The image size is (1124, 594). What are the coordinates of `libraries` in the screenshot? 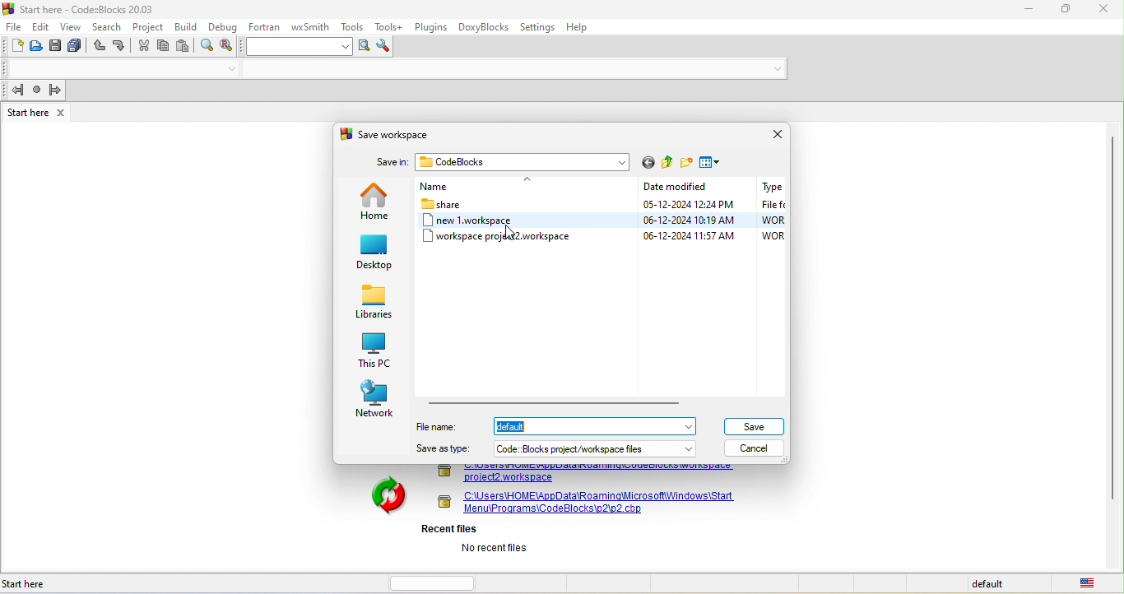 It's located at (374, 304).